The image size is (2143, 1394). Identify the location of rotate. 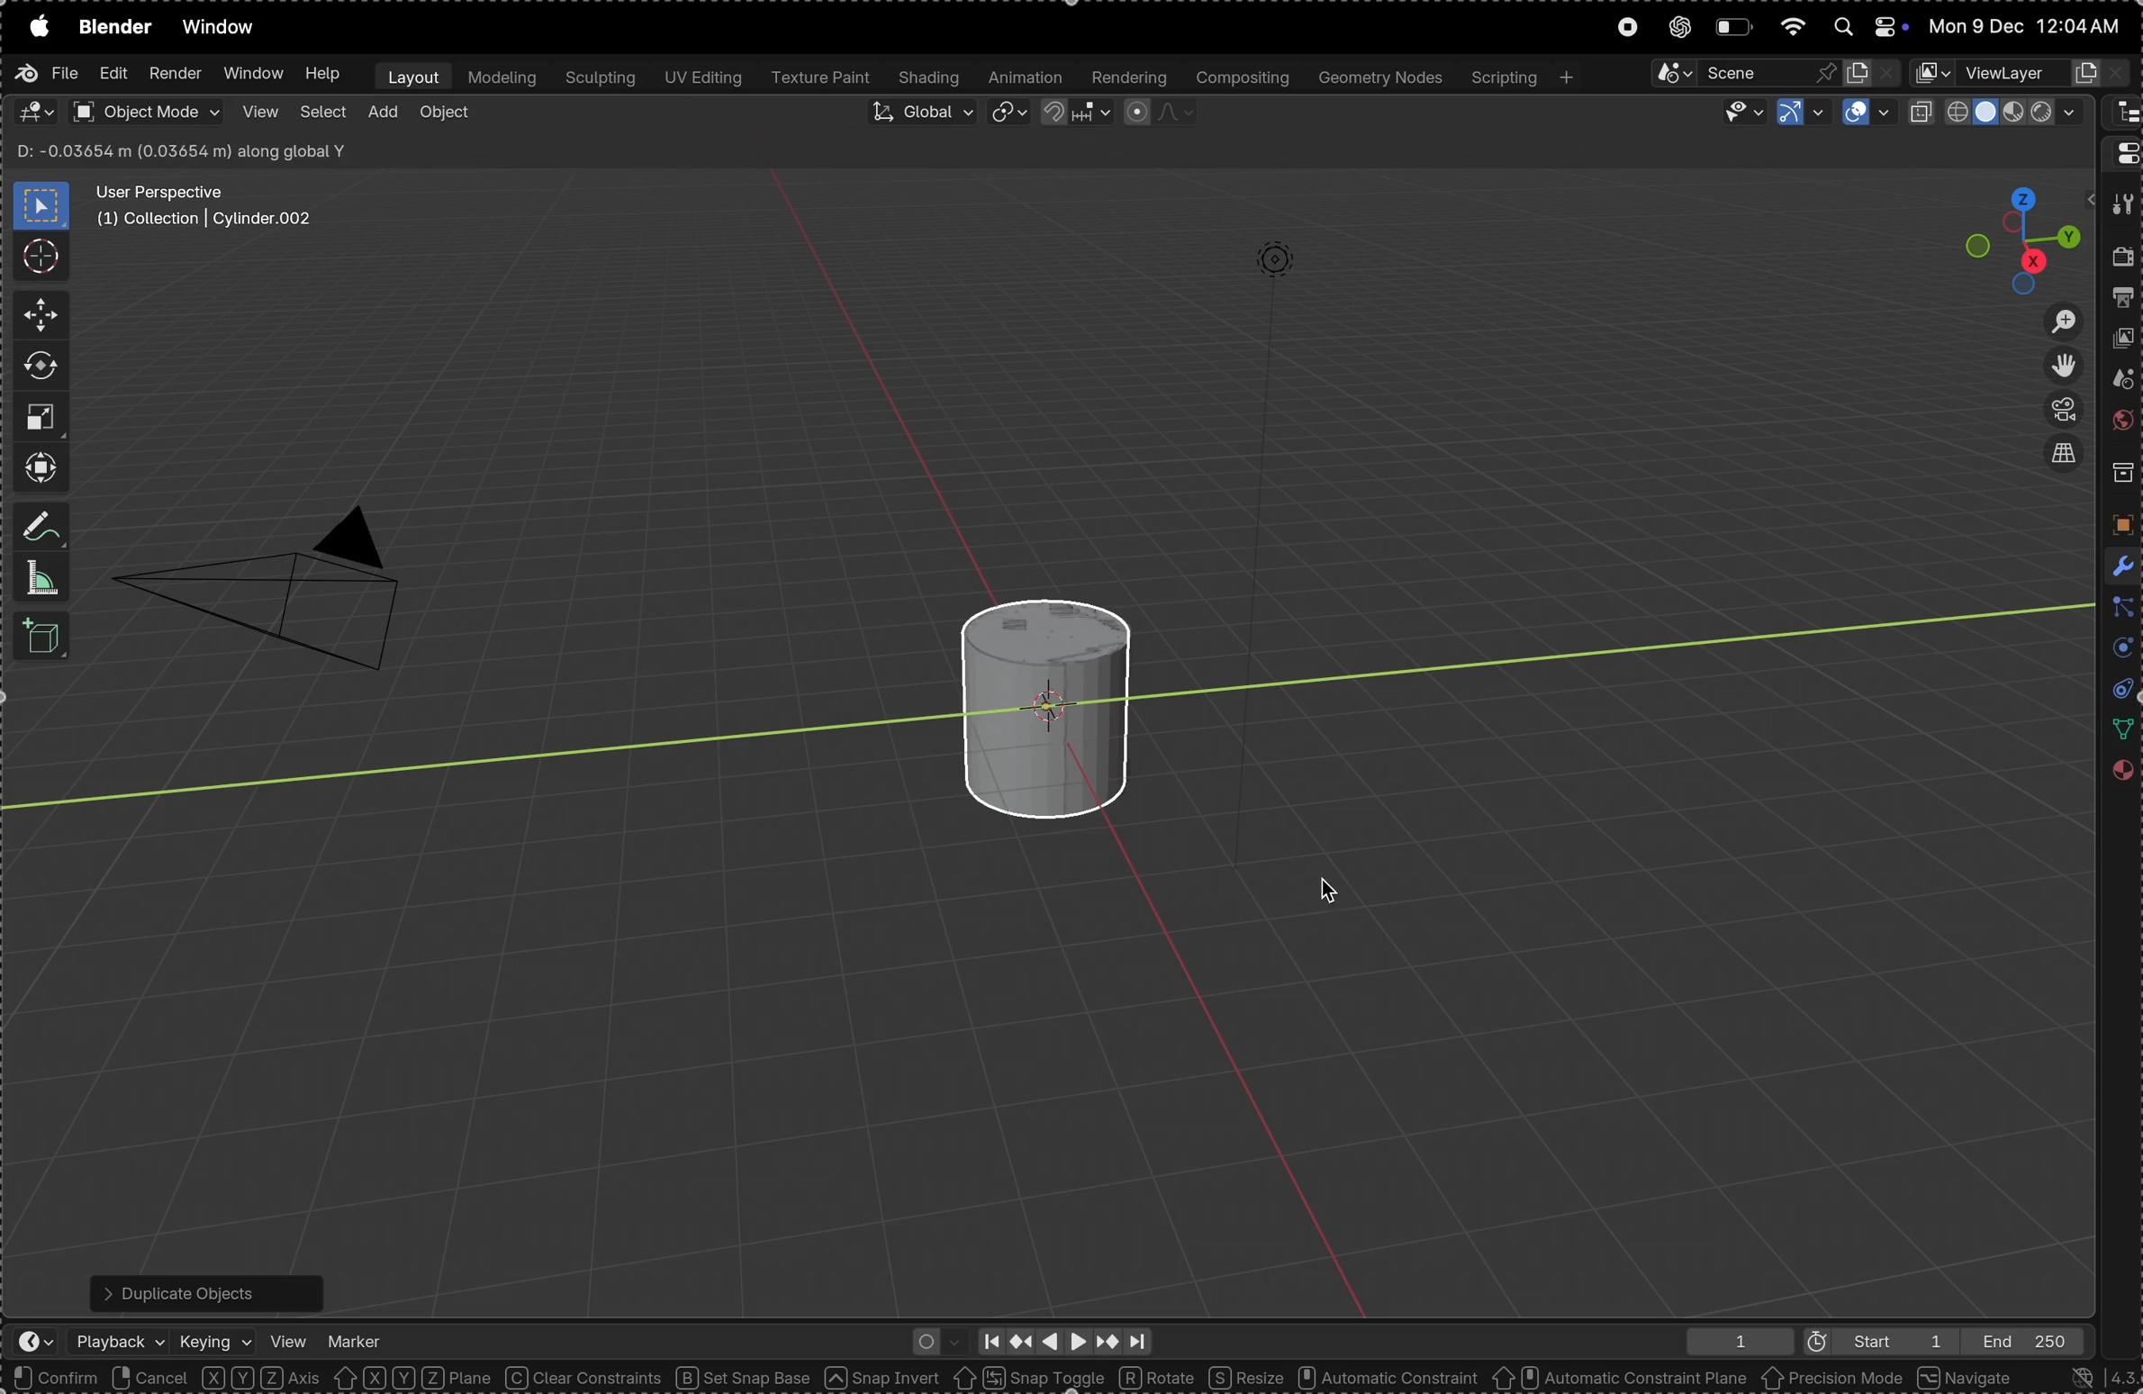
(1160, 1376).